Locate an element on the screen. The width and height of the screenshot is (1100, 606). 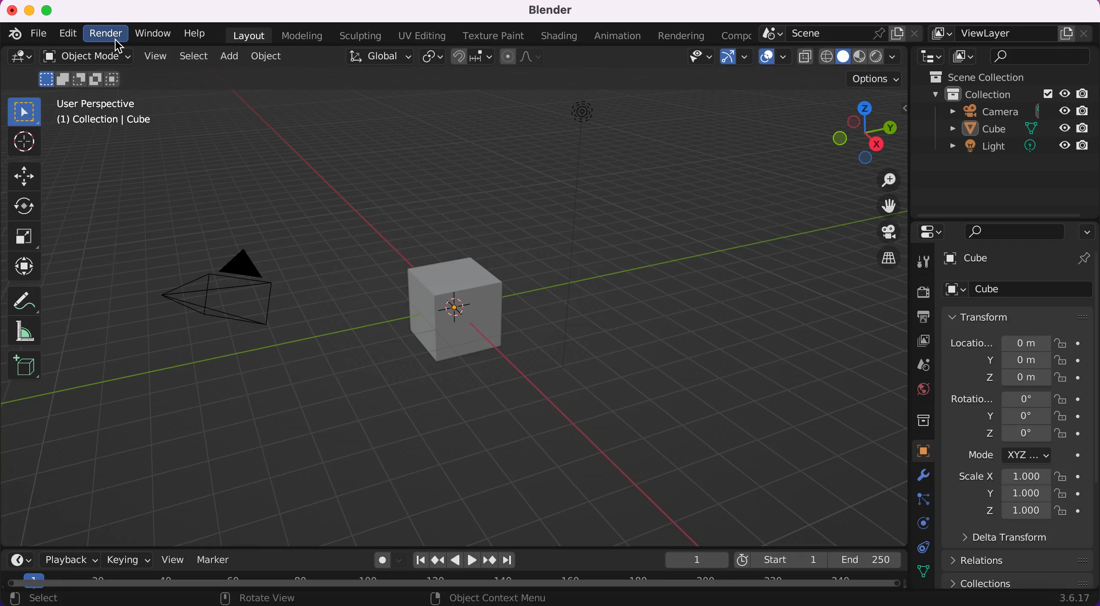
scene is located at coordinates (841, 35).